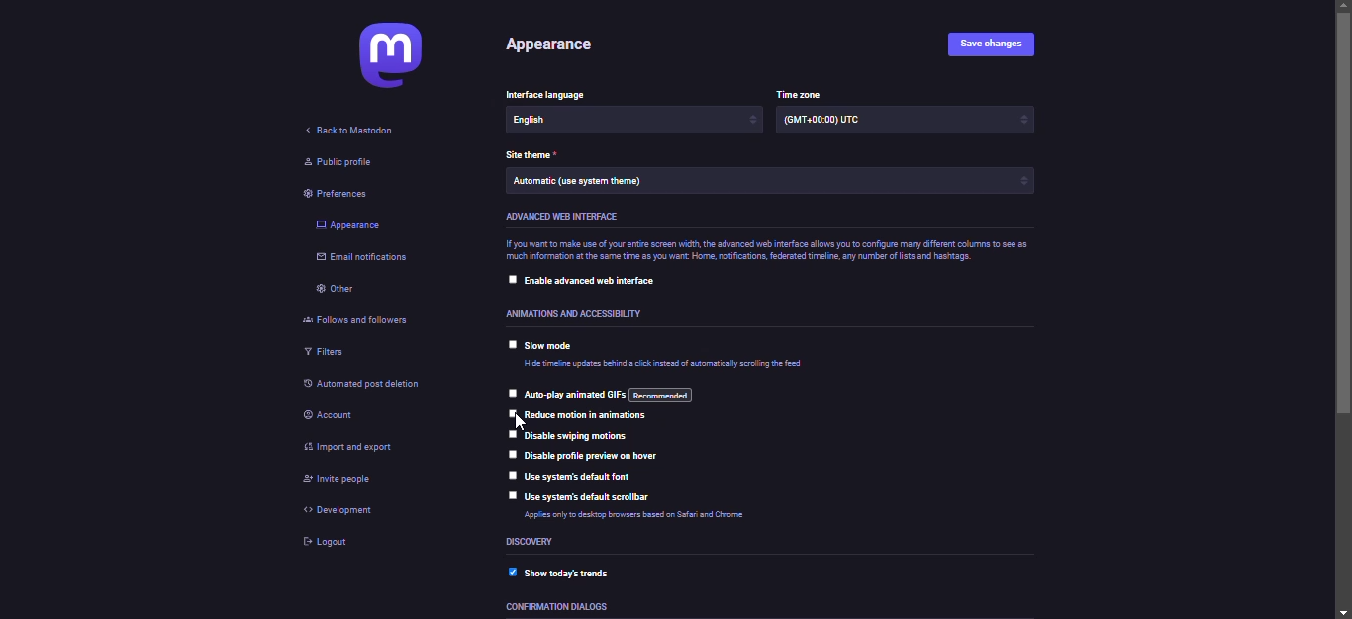  I want to click on accessibility, so click(576, 314).